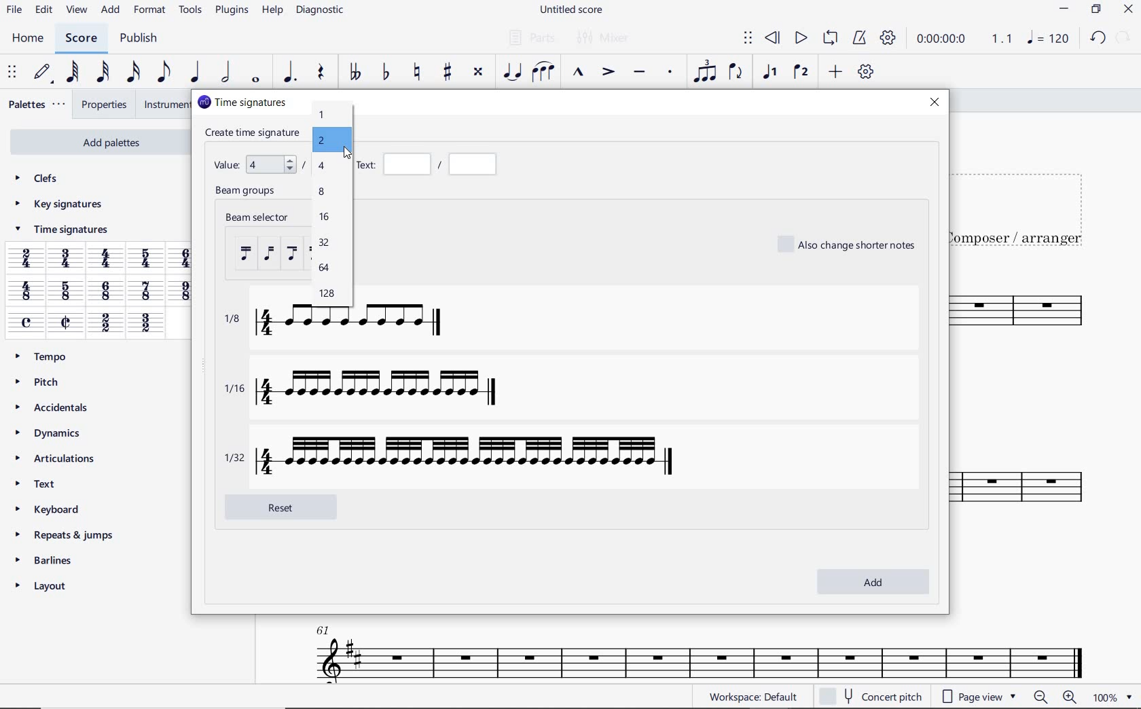 The image size is (1141, 709). Describe the element at coordinates (67, 259) in the screenshot. I see `3/4` at that location.